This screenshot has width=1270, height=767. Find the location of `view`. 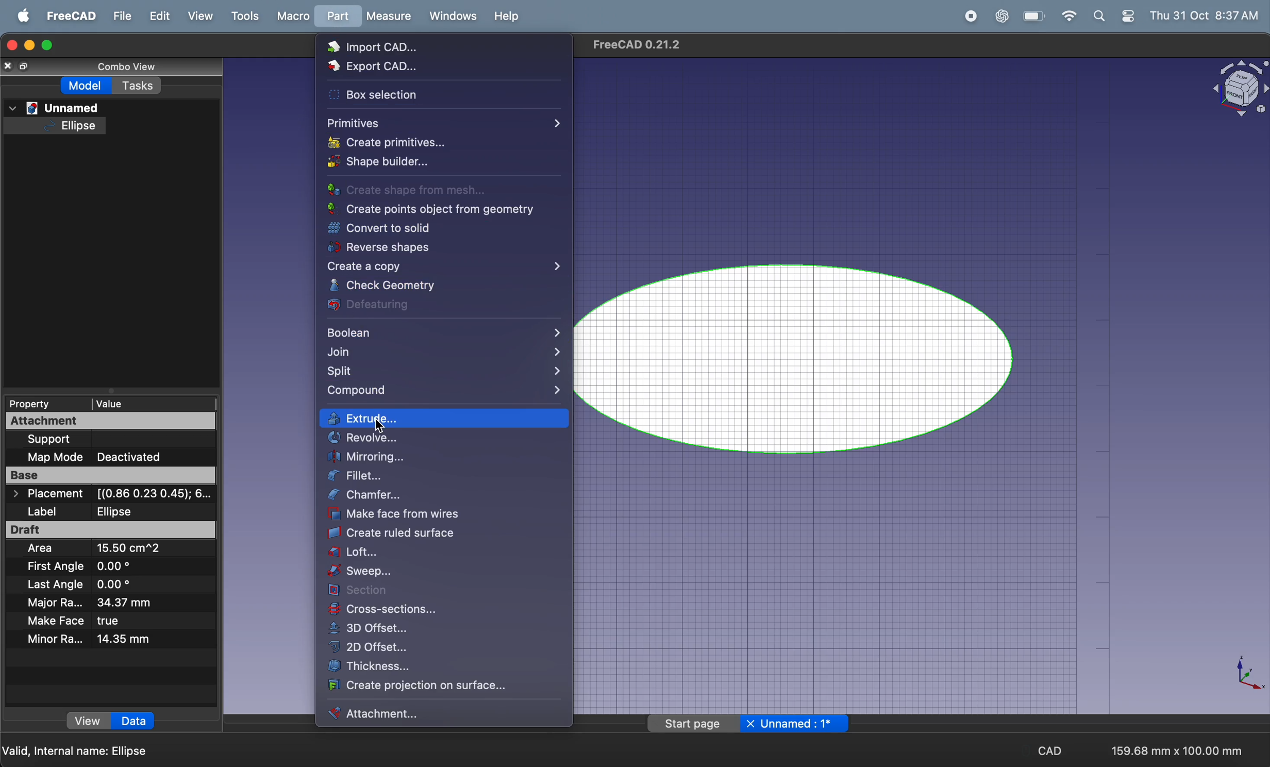

view is located at coordinates (199, 16).